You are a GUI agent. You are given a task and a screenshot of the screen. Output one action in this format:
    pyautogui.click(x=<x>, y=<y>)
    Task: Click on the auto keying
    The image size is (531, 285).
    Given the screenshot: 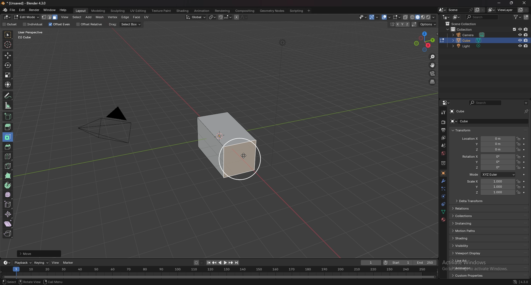 What is the action you would take?
    pyautogui.click(x=199, y=263)
    